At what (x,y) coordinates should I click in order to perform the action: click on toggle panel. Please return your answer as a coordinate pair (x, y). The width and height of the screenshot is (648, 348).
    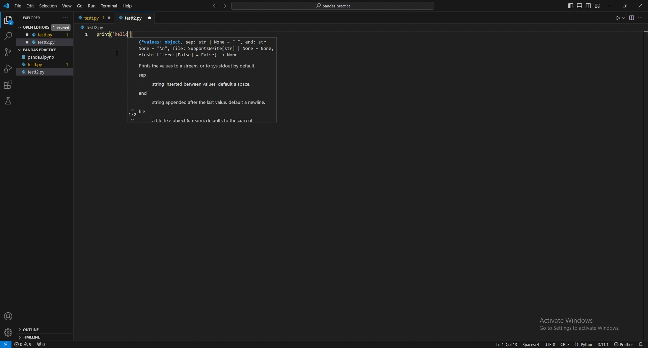
    Looking at the image, I should click on (579, 6).